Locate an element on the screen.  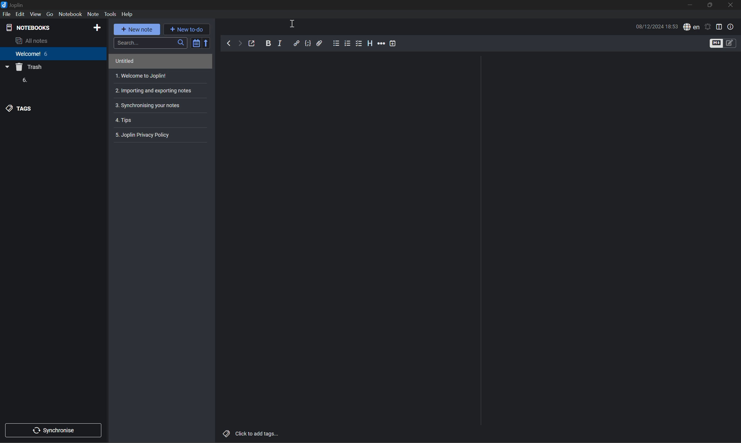
Minimize is located at coordinates (692, 5).